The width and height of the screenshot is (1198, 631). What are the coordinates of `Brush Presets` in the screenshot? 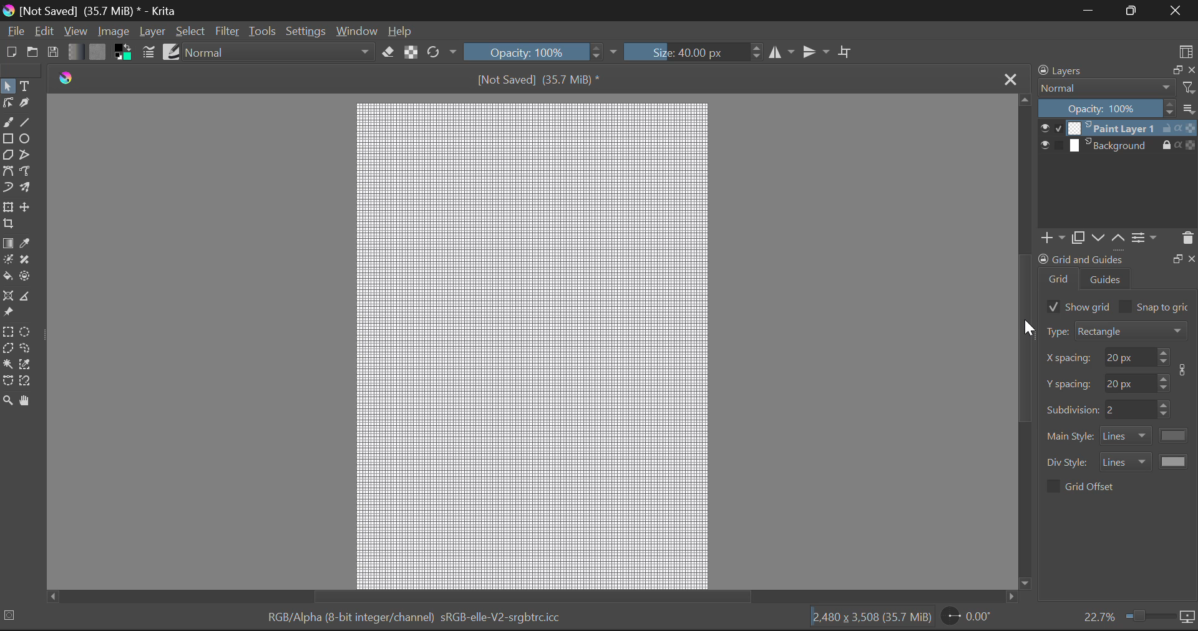 It's located at (172, 51).